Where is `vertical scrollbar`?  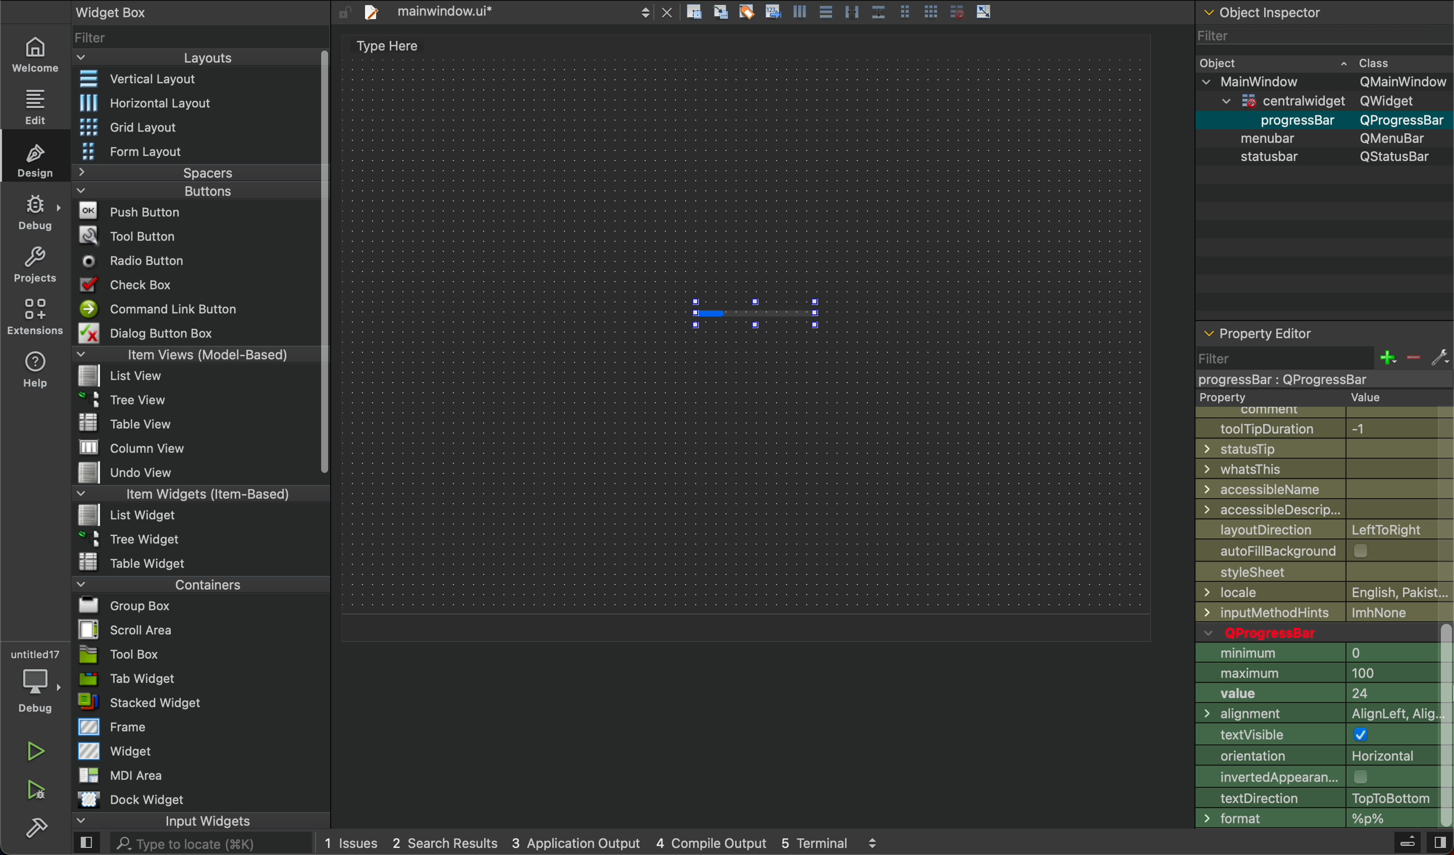 vertical scrollbar is located at coordinates (1445, 726).